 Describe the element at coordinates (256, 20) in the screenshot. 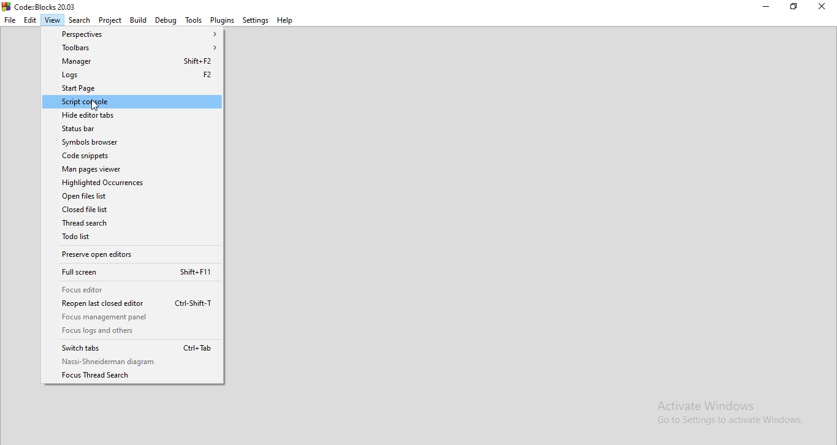

I see `Settings ` at that location.